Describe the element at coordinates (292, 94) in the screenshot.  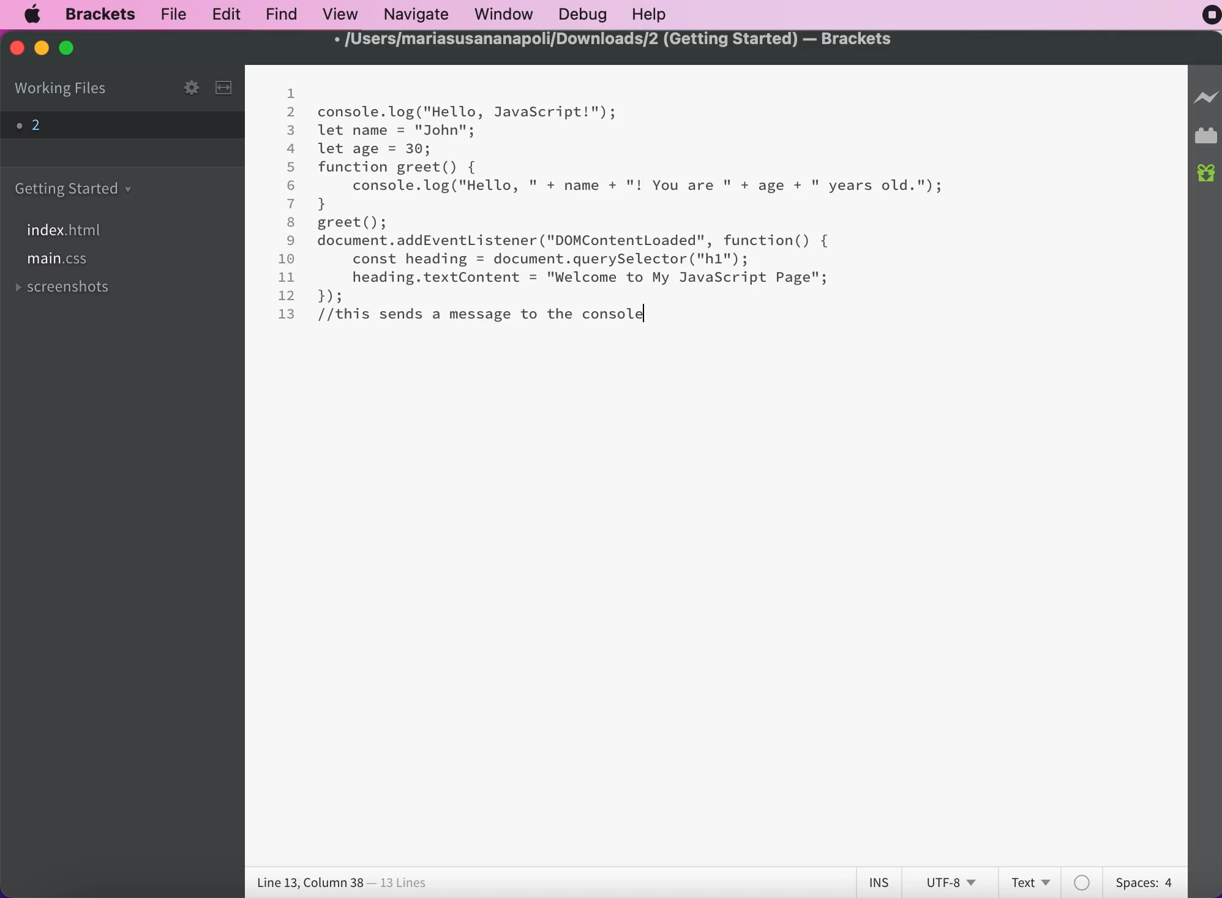
I see `1` at that location.